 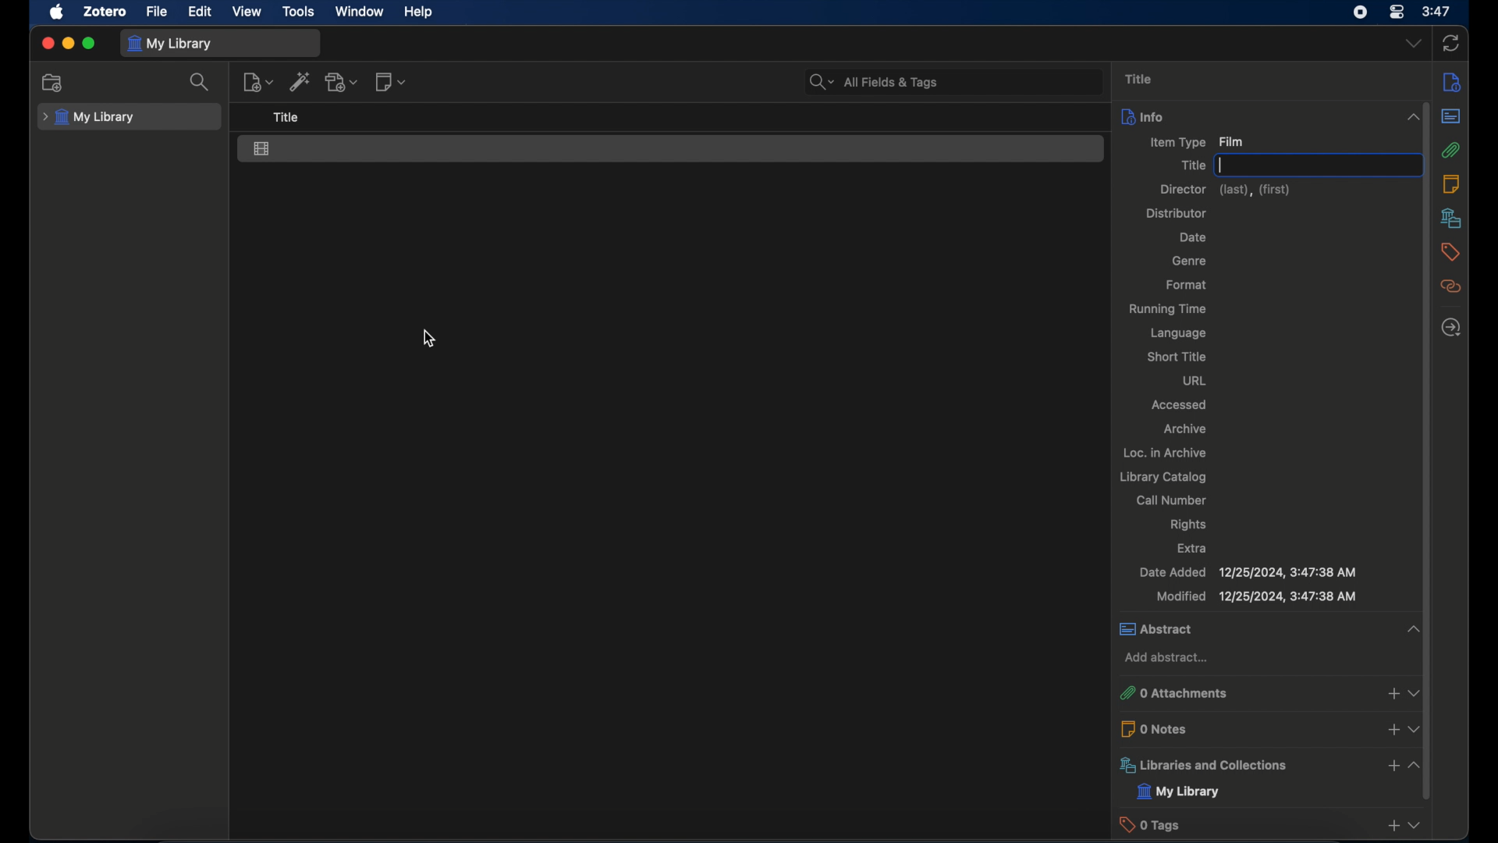 I want to click on title, so click(x=1192, y=165).